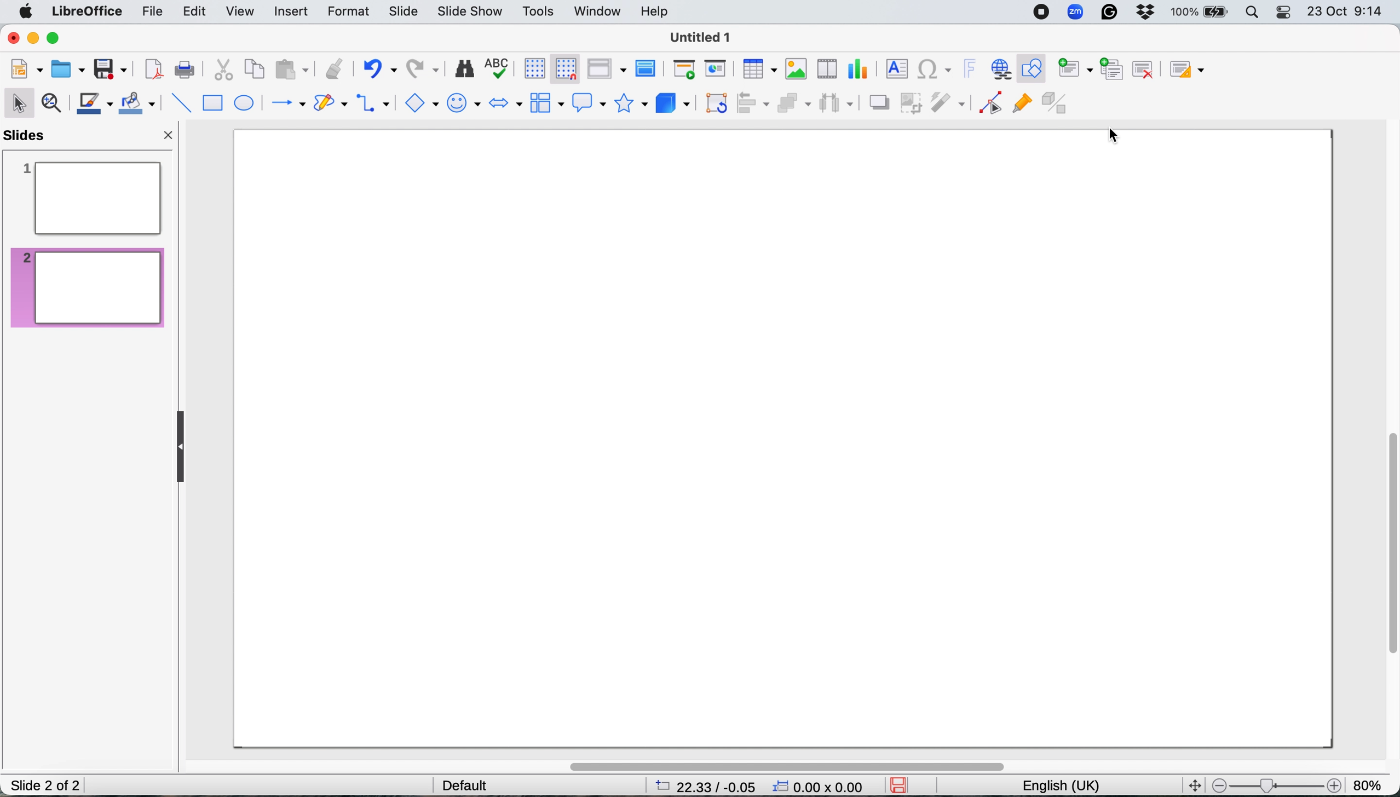  Describe the element at coordinates (1041, 13) in the screenshot. I see `screen recorder` at that location.